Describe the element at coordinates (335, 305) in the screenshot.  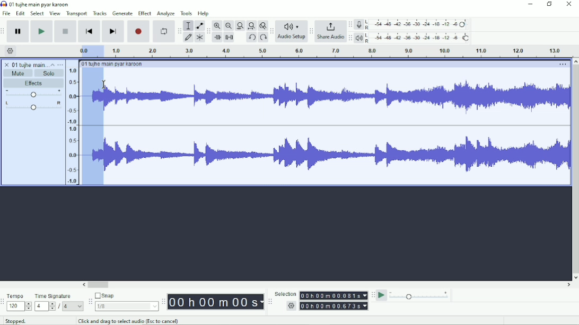
I see `00 h 00 m 00.673s` at that location.